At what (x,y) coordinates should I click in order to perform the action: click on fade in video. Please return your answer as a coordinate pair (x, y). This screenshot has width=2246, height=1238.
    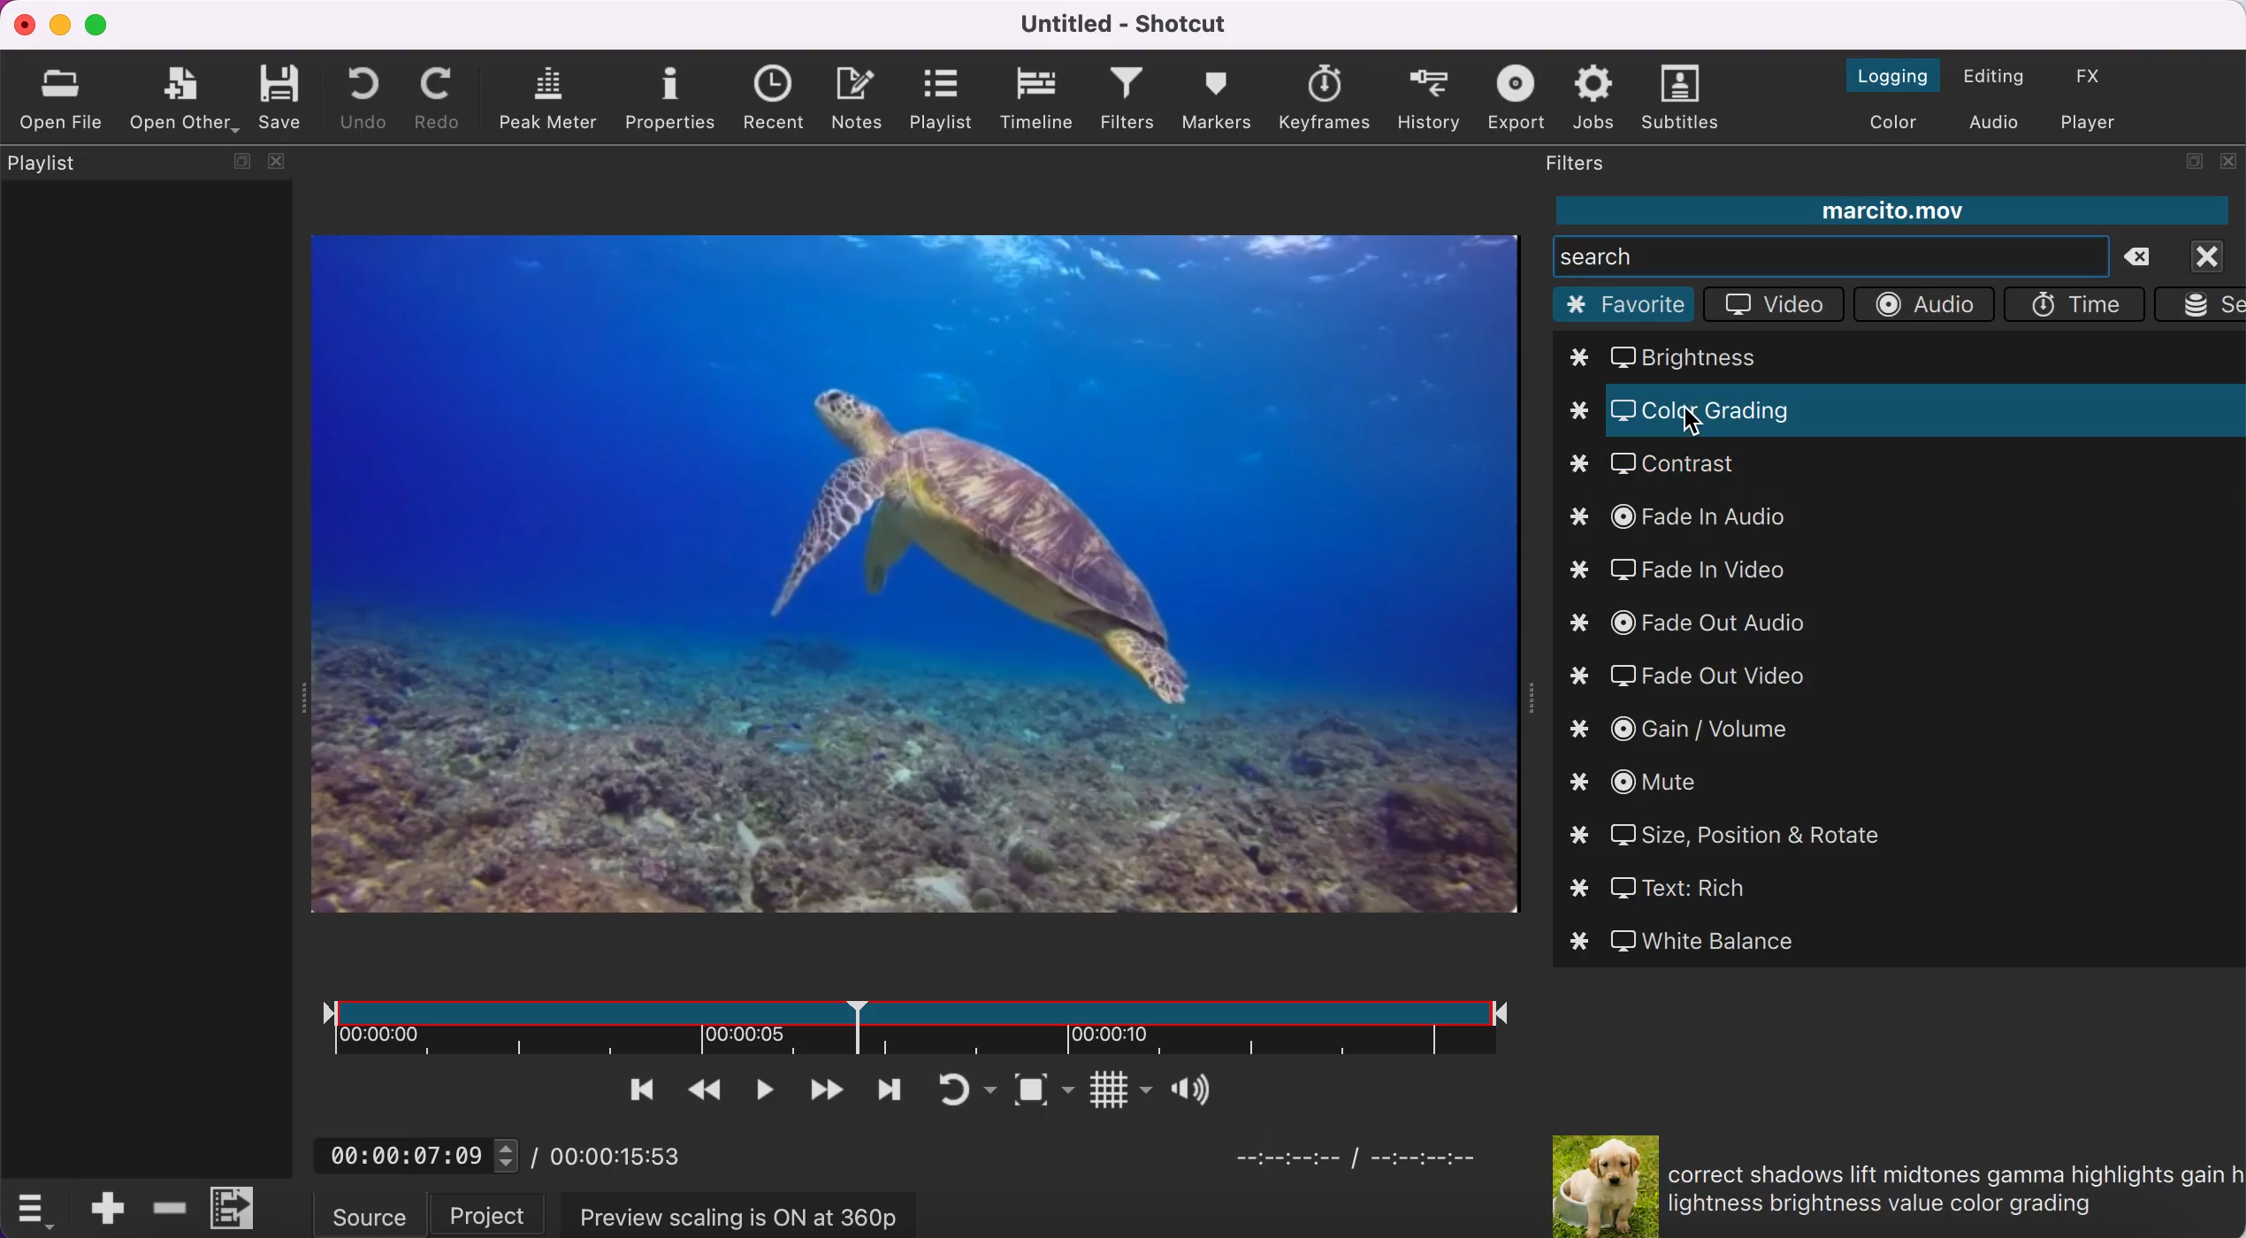
    Looking at the image, I should click on (1699, 572).